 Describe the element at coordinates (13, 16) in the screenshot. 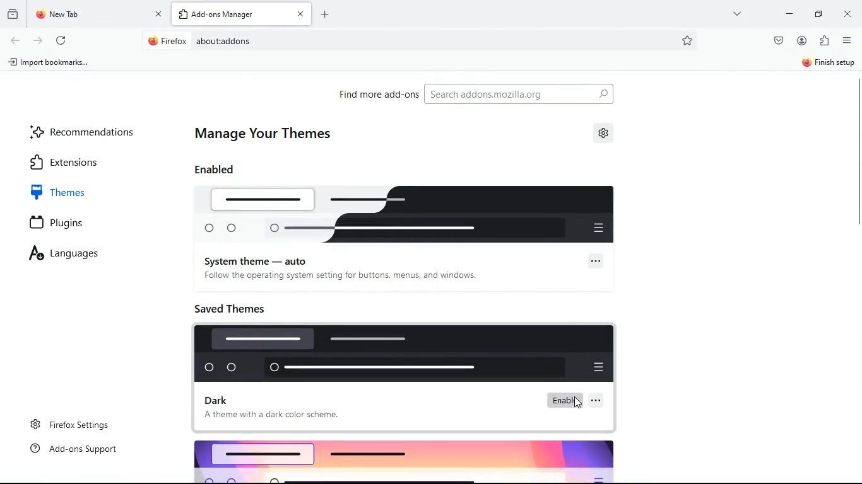

I see `history` at that location.